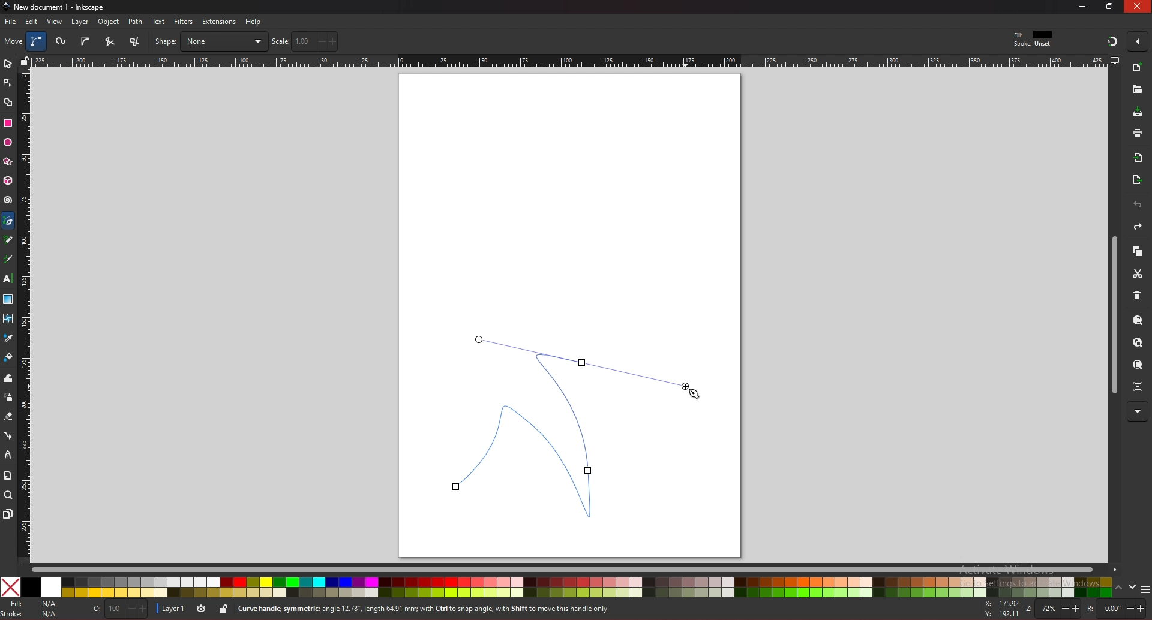 Image resolution: width=1152 pixels, height=620 pixels. What do you see at coordinates (8, 417) in the screenshot?
I see `eraser` at bounding box center [8, 417].